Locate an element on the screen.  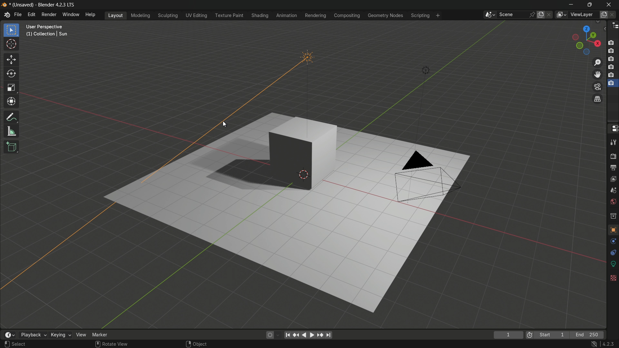
mouse scroll is located at coordinates (96, 344).